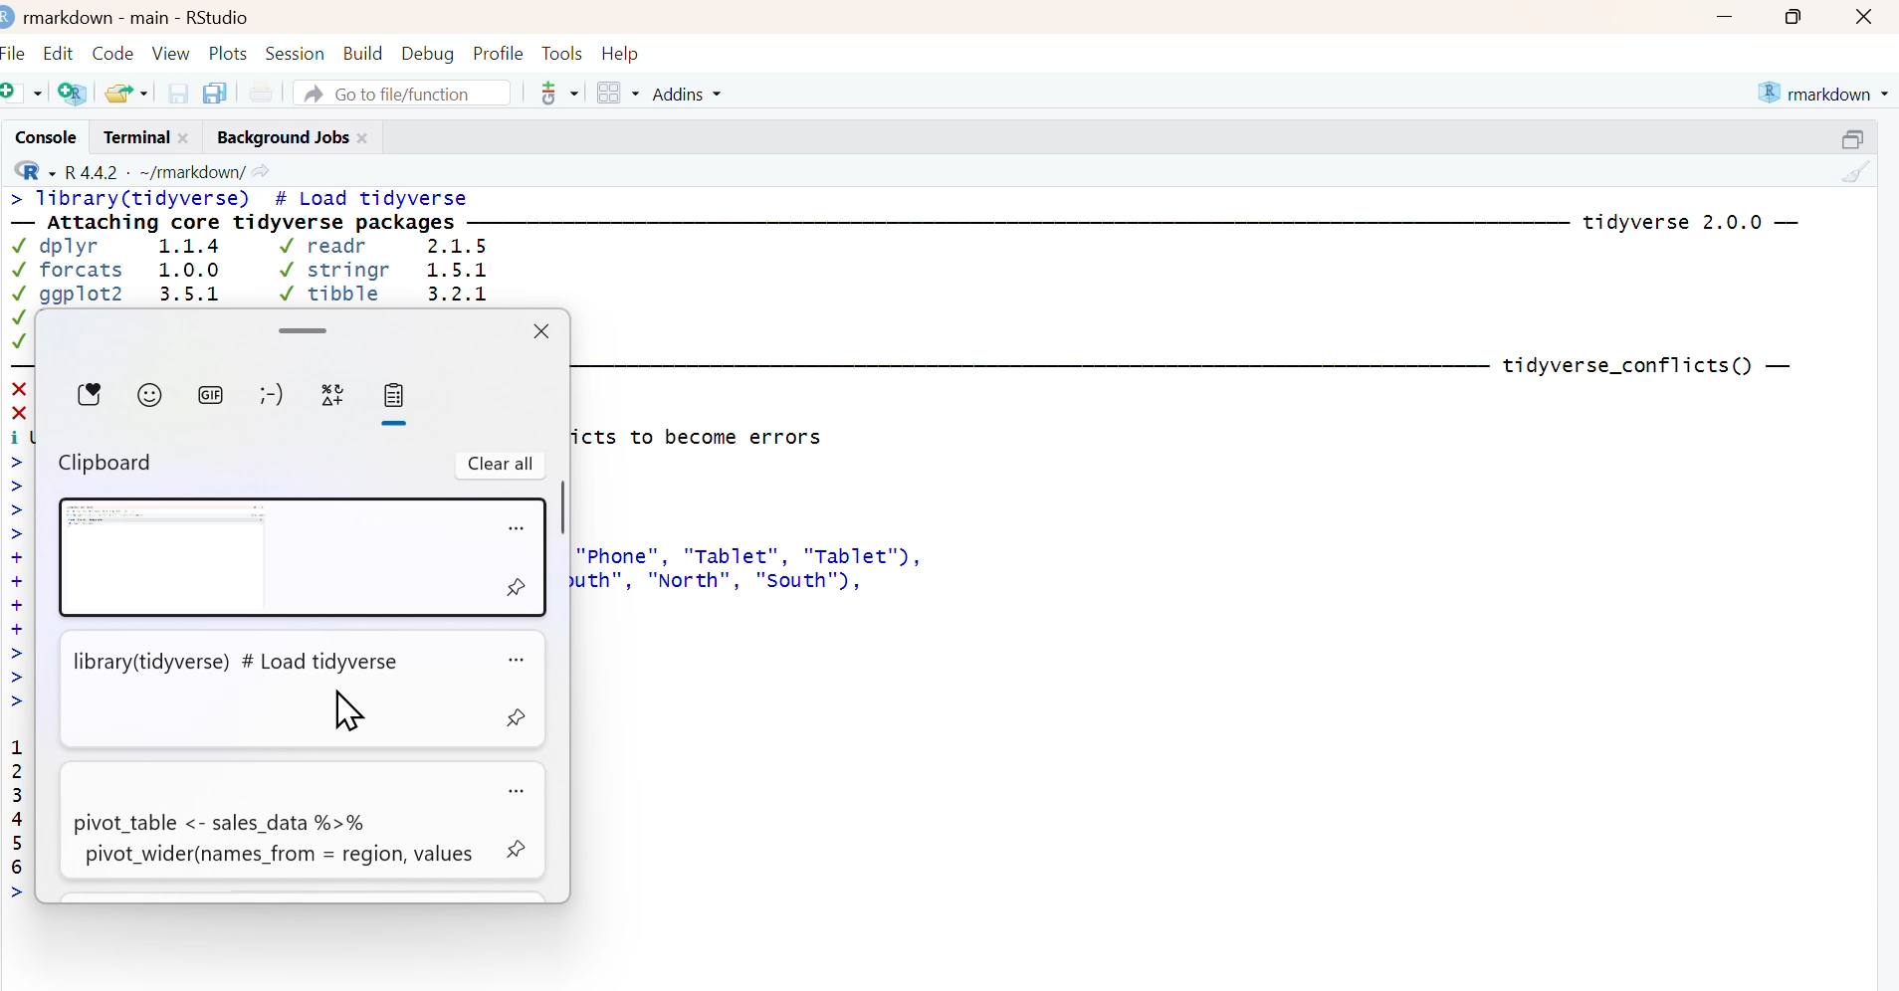  I want to click on drag handle, so click(304, 327).